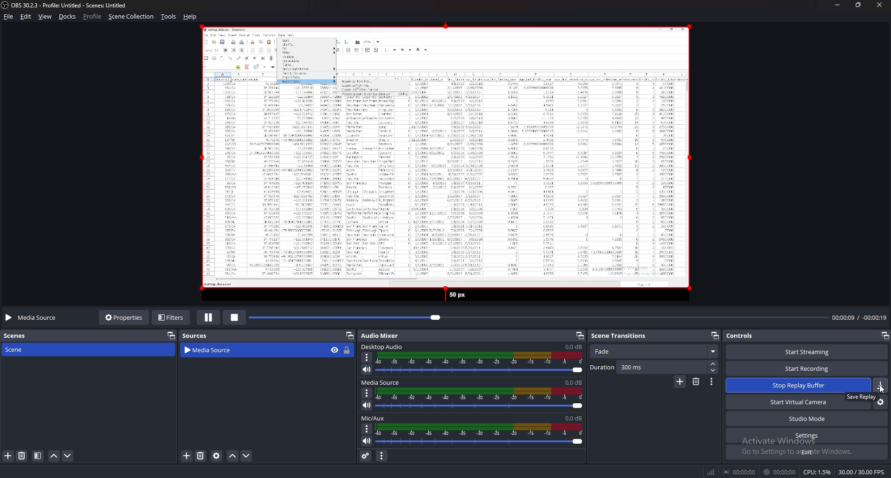 Image resolution: width=891 pixels, height=478 pixels. Describe the element at coordinates (862, 472) in the screenshot. I see `30.00 / 30.00 FPS` at that location.